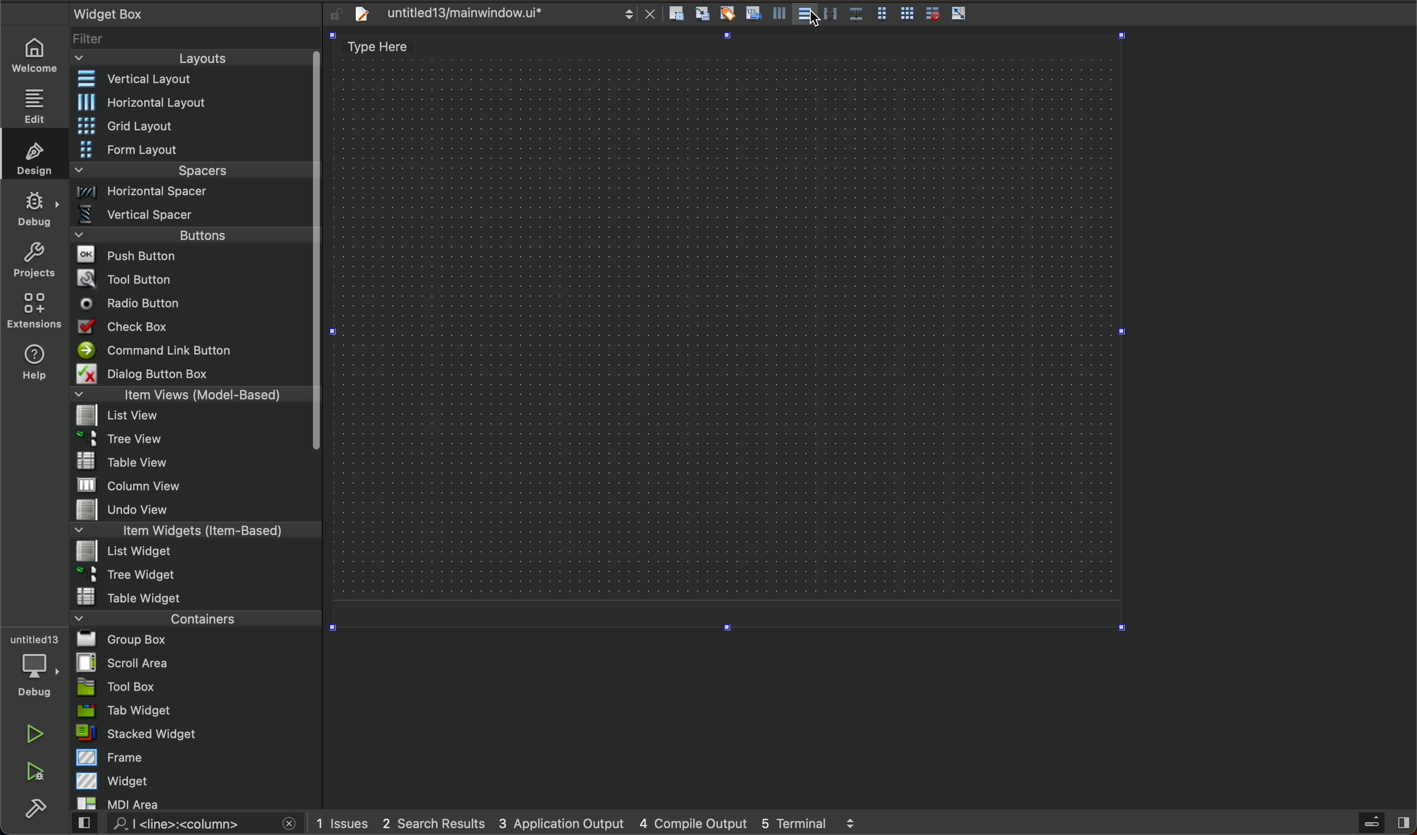 Image resolution: width=1417 pixels, height=835 pixels. I want to click on vertical layout, so click(191, 79).